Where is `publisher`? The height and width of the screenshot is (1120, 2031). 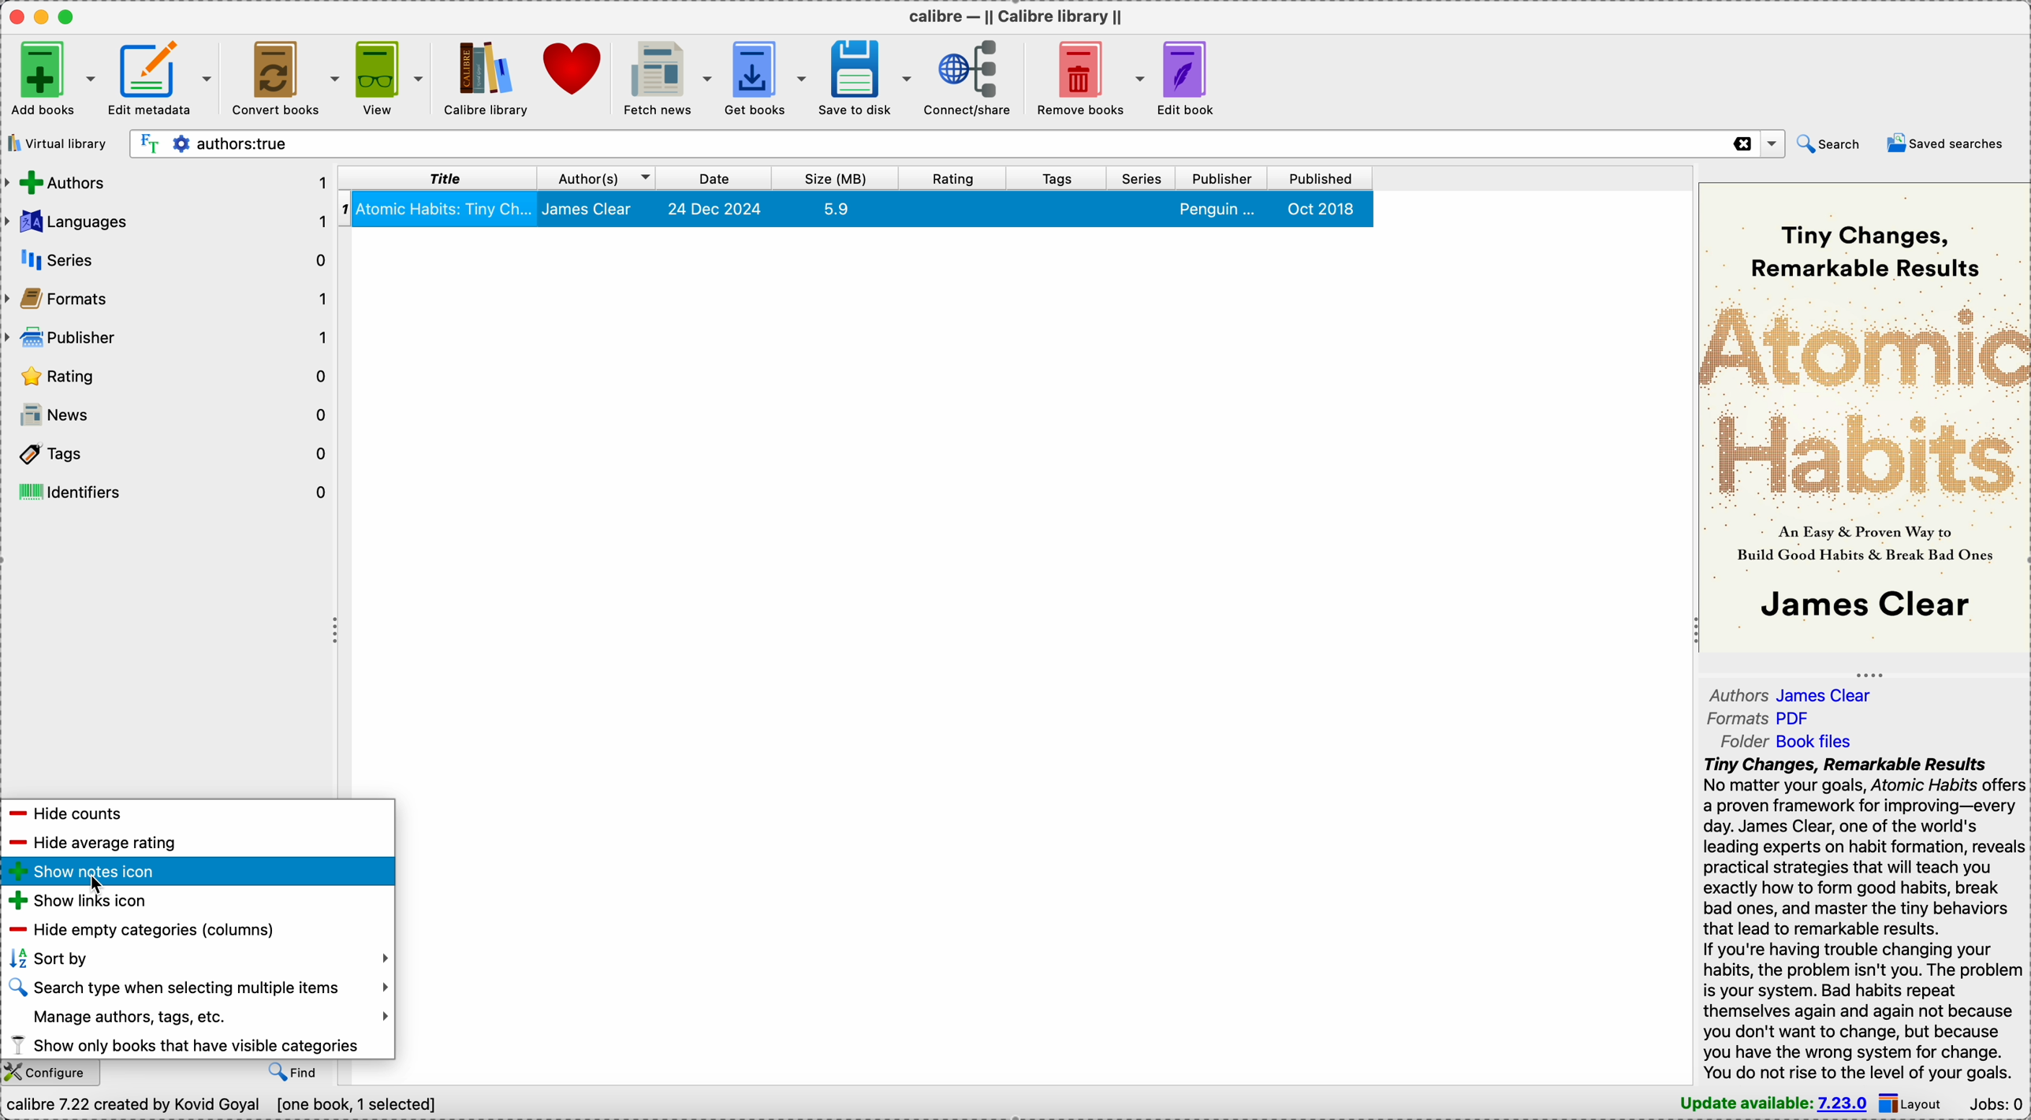
publisher is located at coordinates (1224, 178).